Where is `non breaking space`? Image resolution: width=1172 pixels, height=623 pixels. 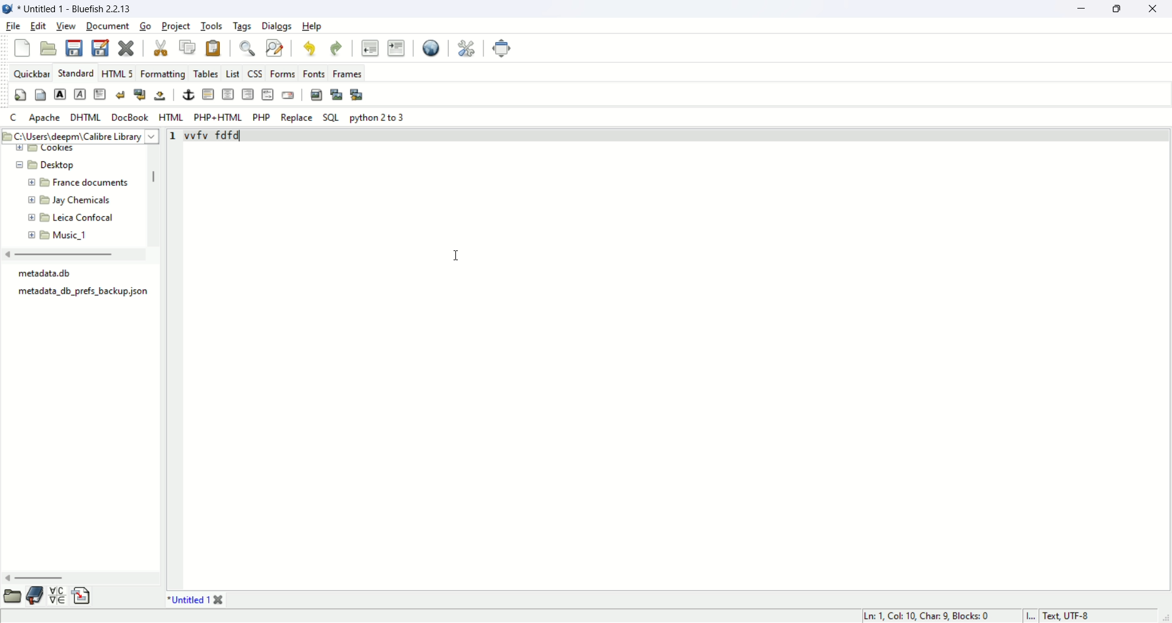
non breaking space is located at coordinates (161, 96).